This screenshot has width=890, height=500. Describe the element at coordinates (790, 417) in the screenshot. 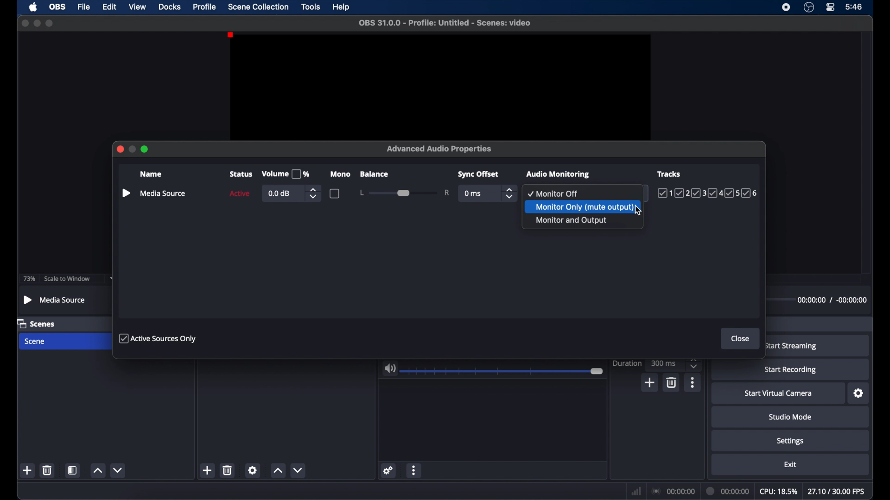

I see `studio mode` at that location.